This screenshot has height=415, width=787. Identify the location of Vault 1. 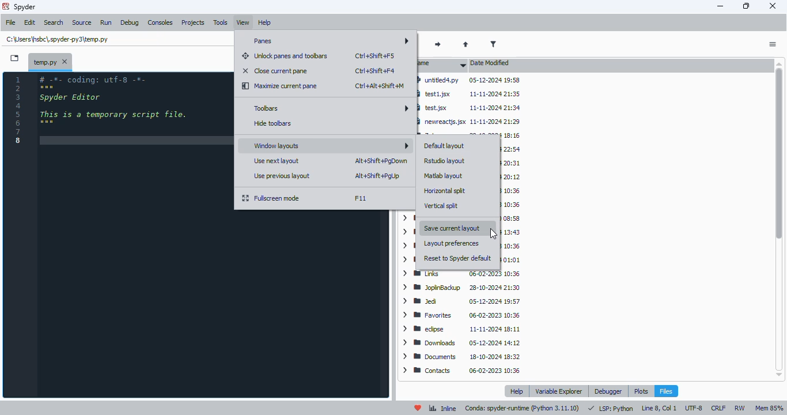
(510, 176).